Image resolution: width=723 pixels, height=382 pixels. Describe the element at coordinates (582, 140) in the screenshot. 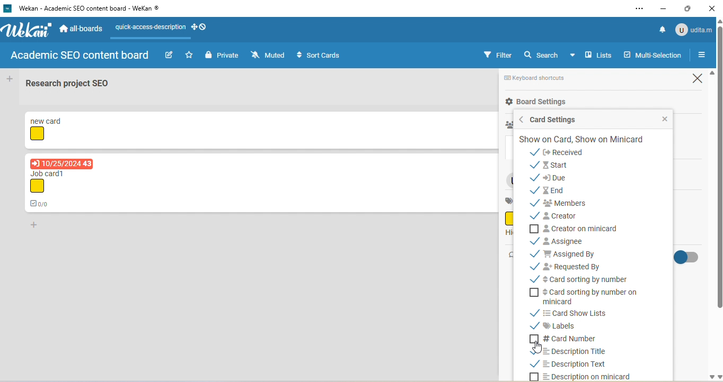

I see `show on card ` at that location.